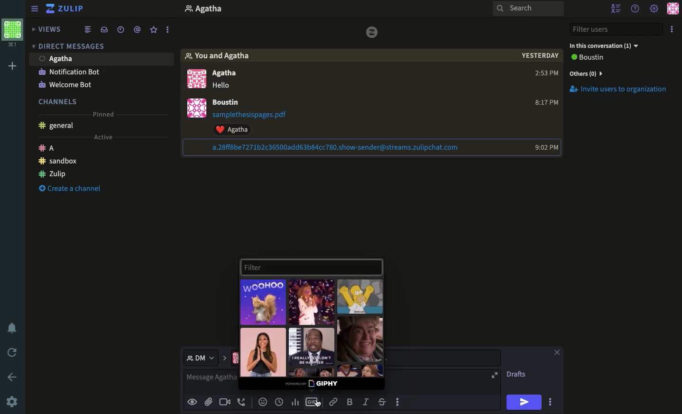 This screenshot has height=414, width=682. What do you see at coordinates (279, 401) in the screenshot?
I see `Global time` at bounding box center [279, 401].